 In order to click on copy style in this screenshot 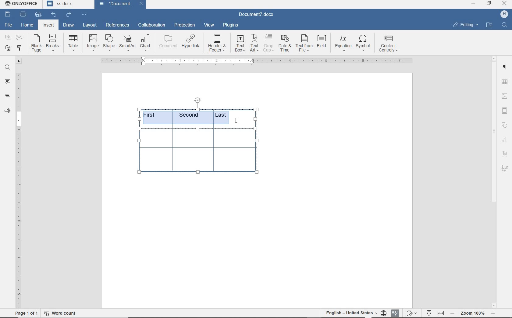, I will do `click(19, 48)`.